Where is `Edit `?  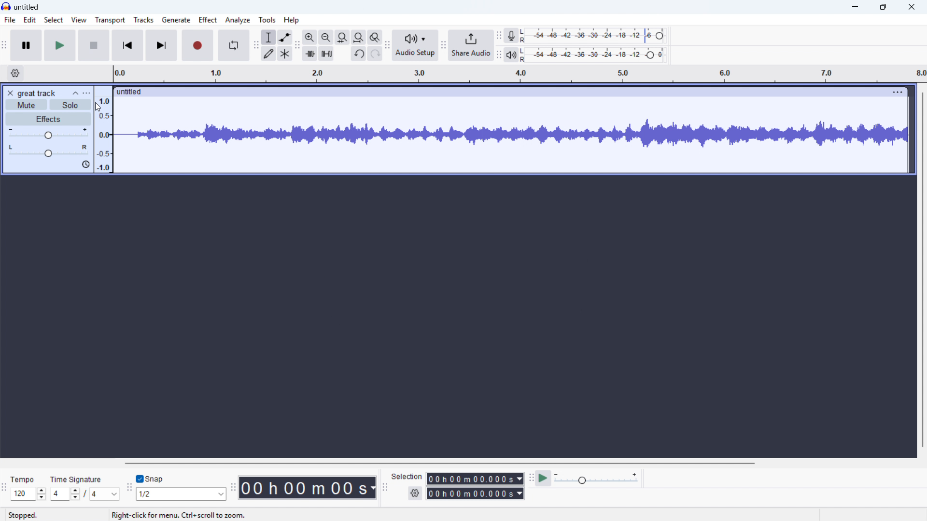 Edit  is located at coordinates (29, 20).